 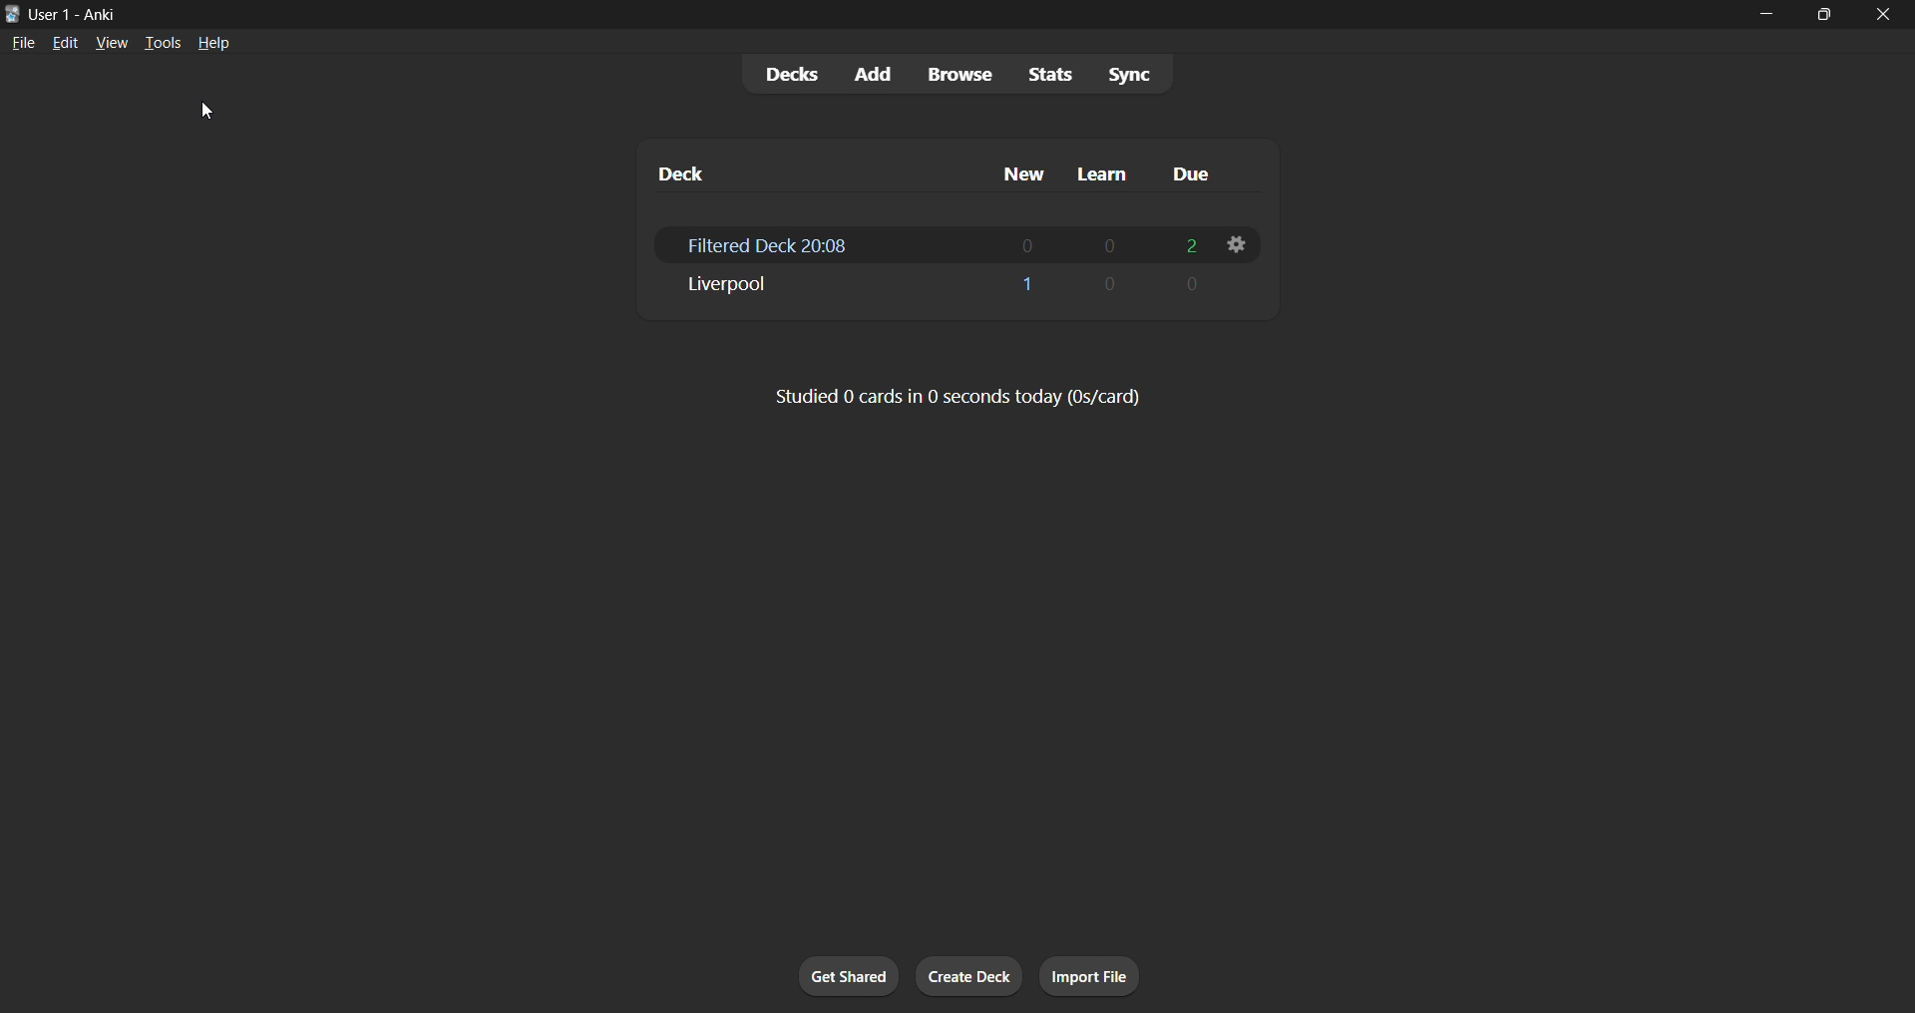 I want to click on 2, so click(x=1181, y=246).